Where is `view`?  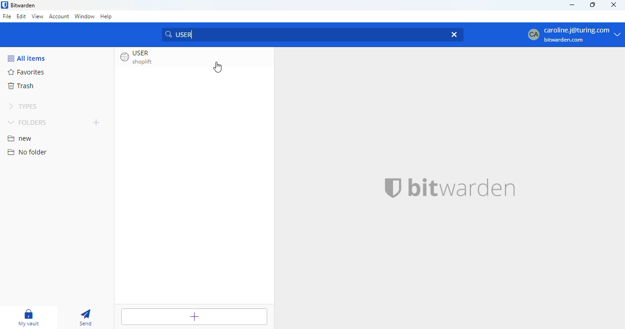 view is located at coordinates (38, 16).